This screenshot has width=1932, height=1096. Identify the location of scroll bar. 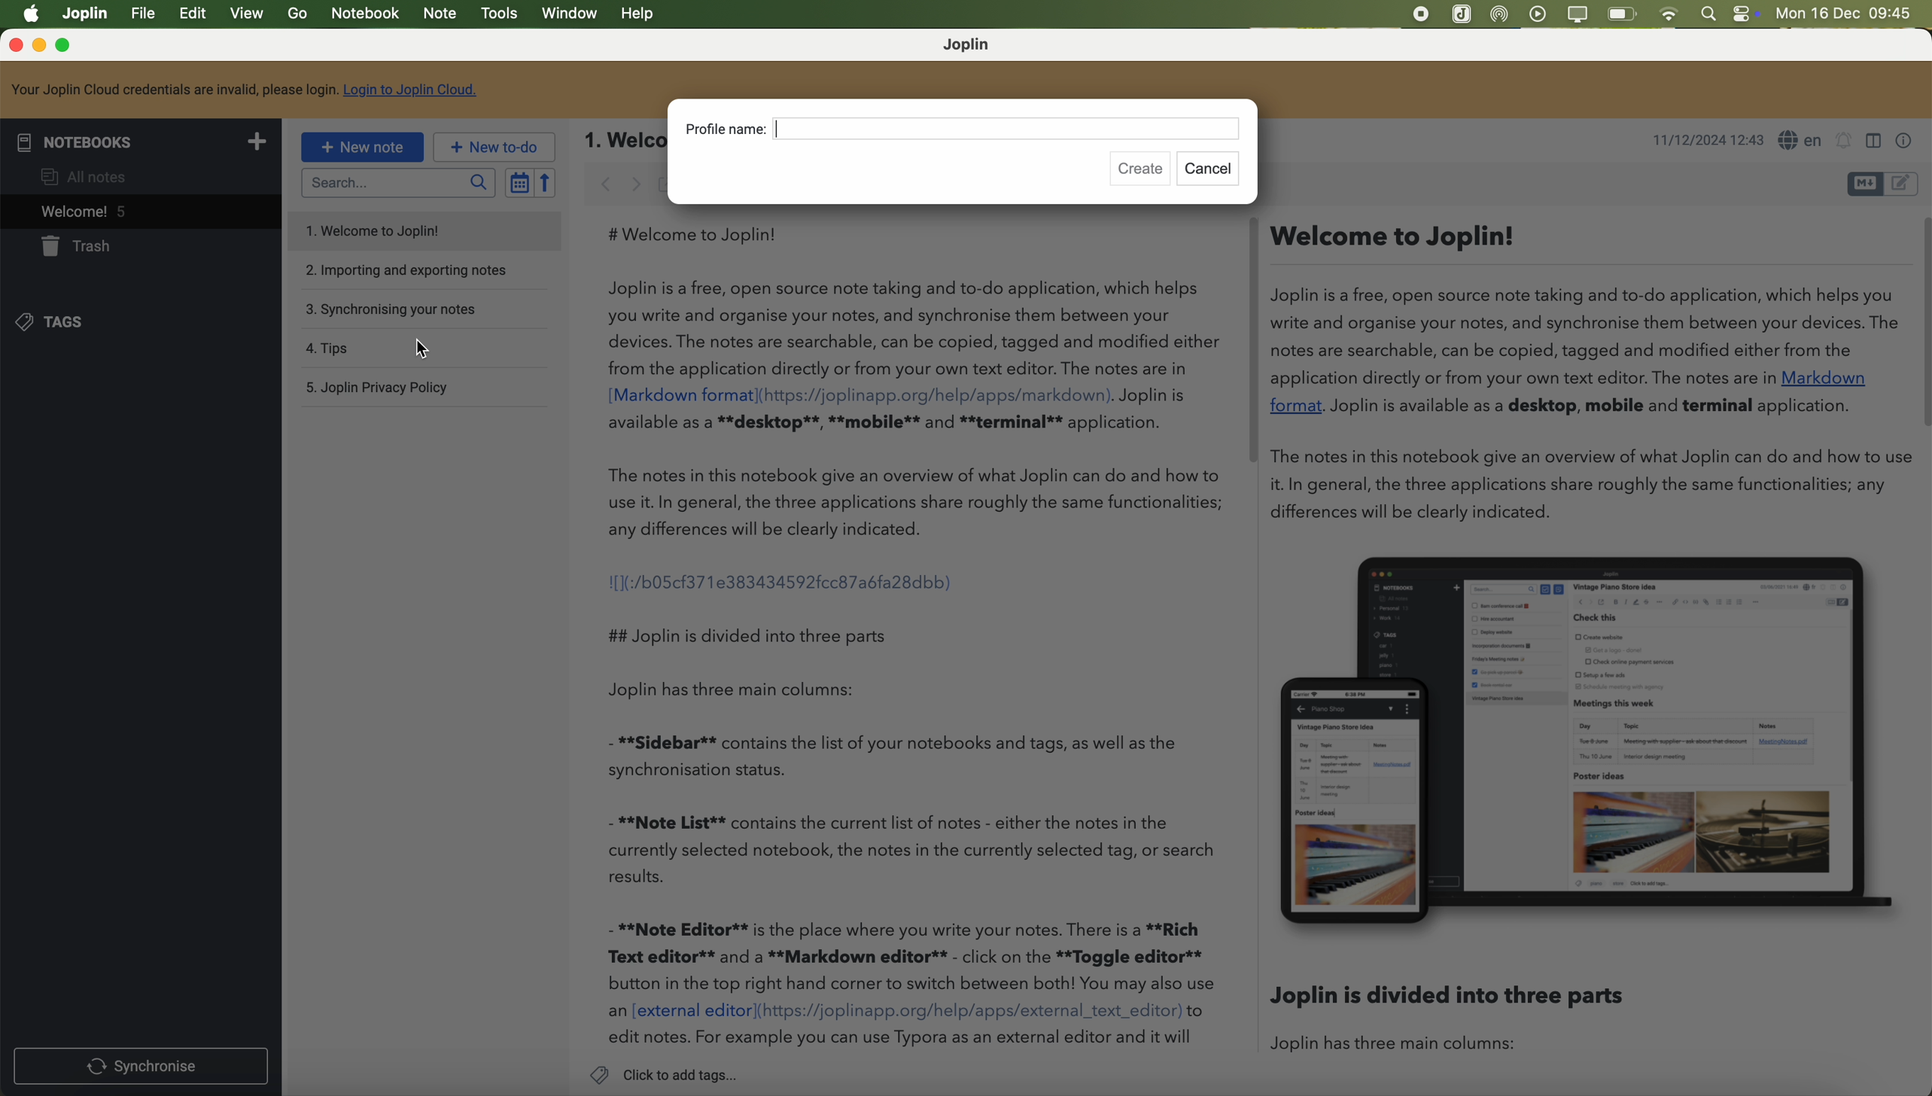
(1248, 339).